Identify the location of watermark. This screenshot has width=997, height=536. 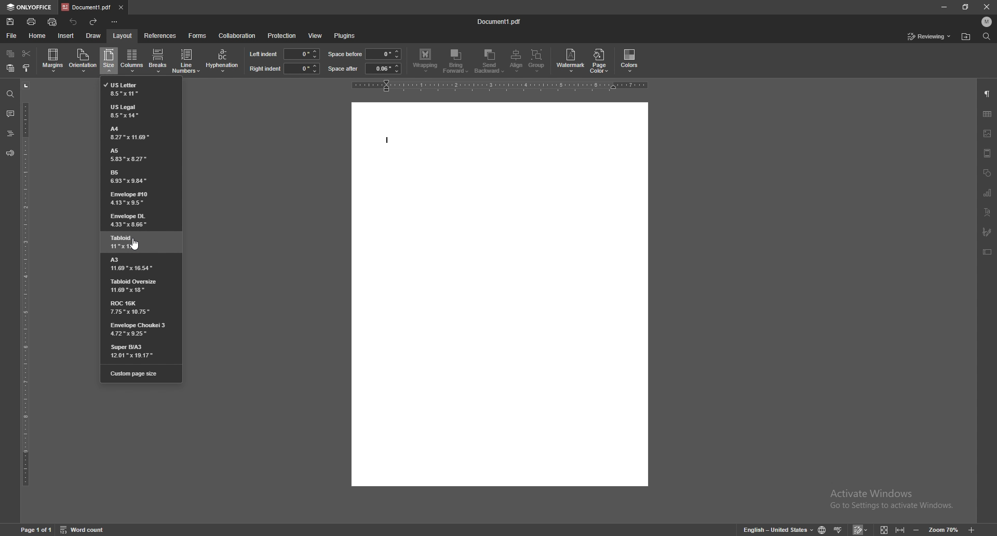
(572, 60).